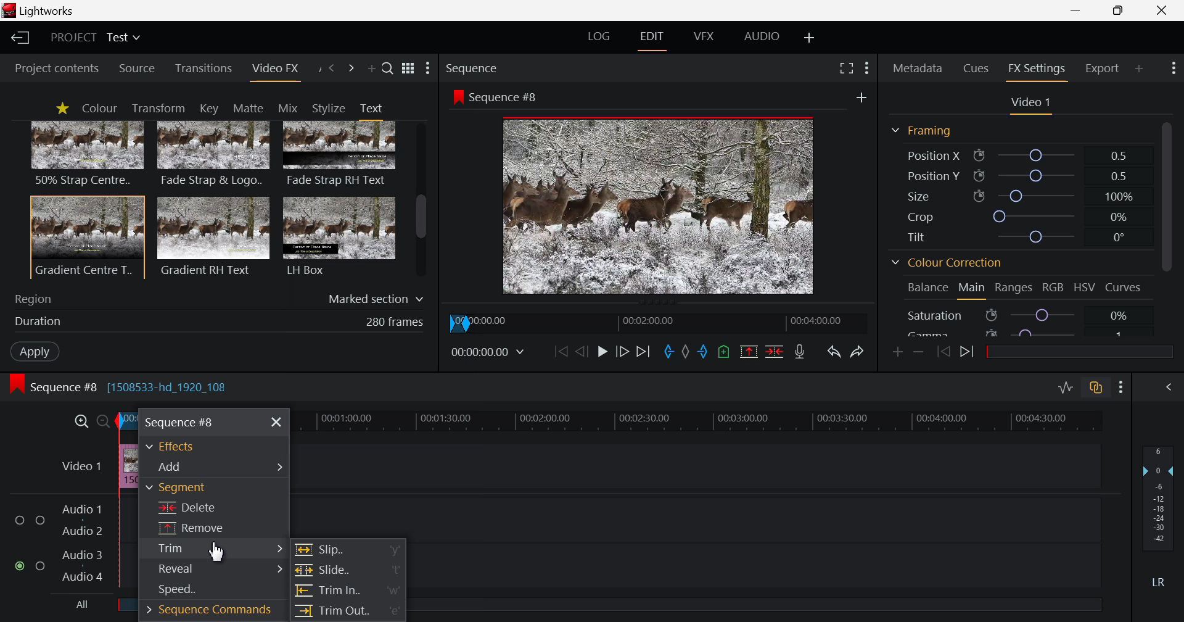 The image size is (1184, 622). I want to click on Scroll Bar, so click(421, 201).